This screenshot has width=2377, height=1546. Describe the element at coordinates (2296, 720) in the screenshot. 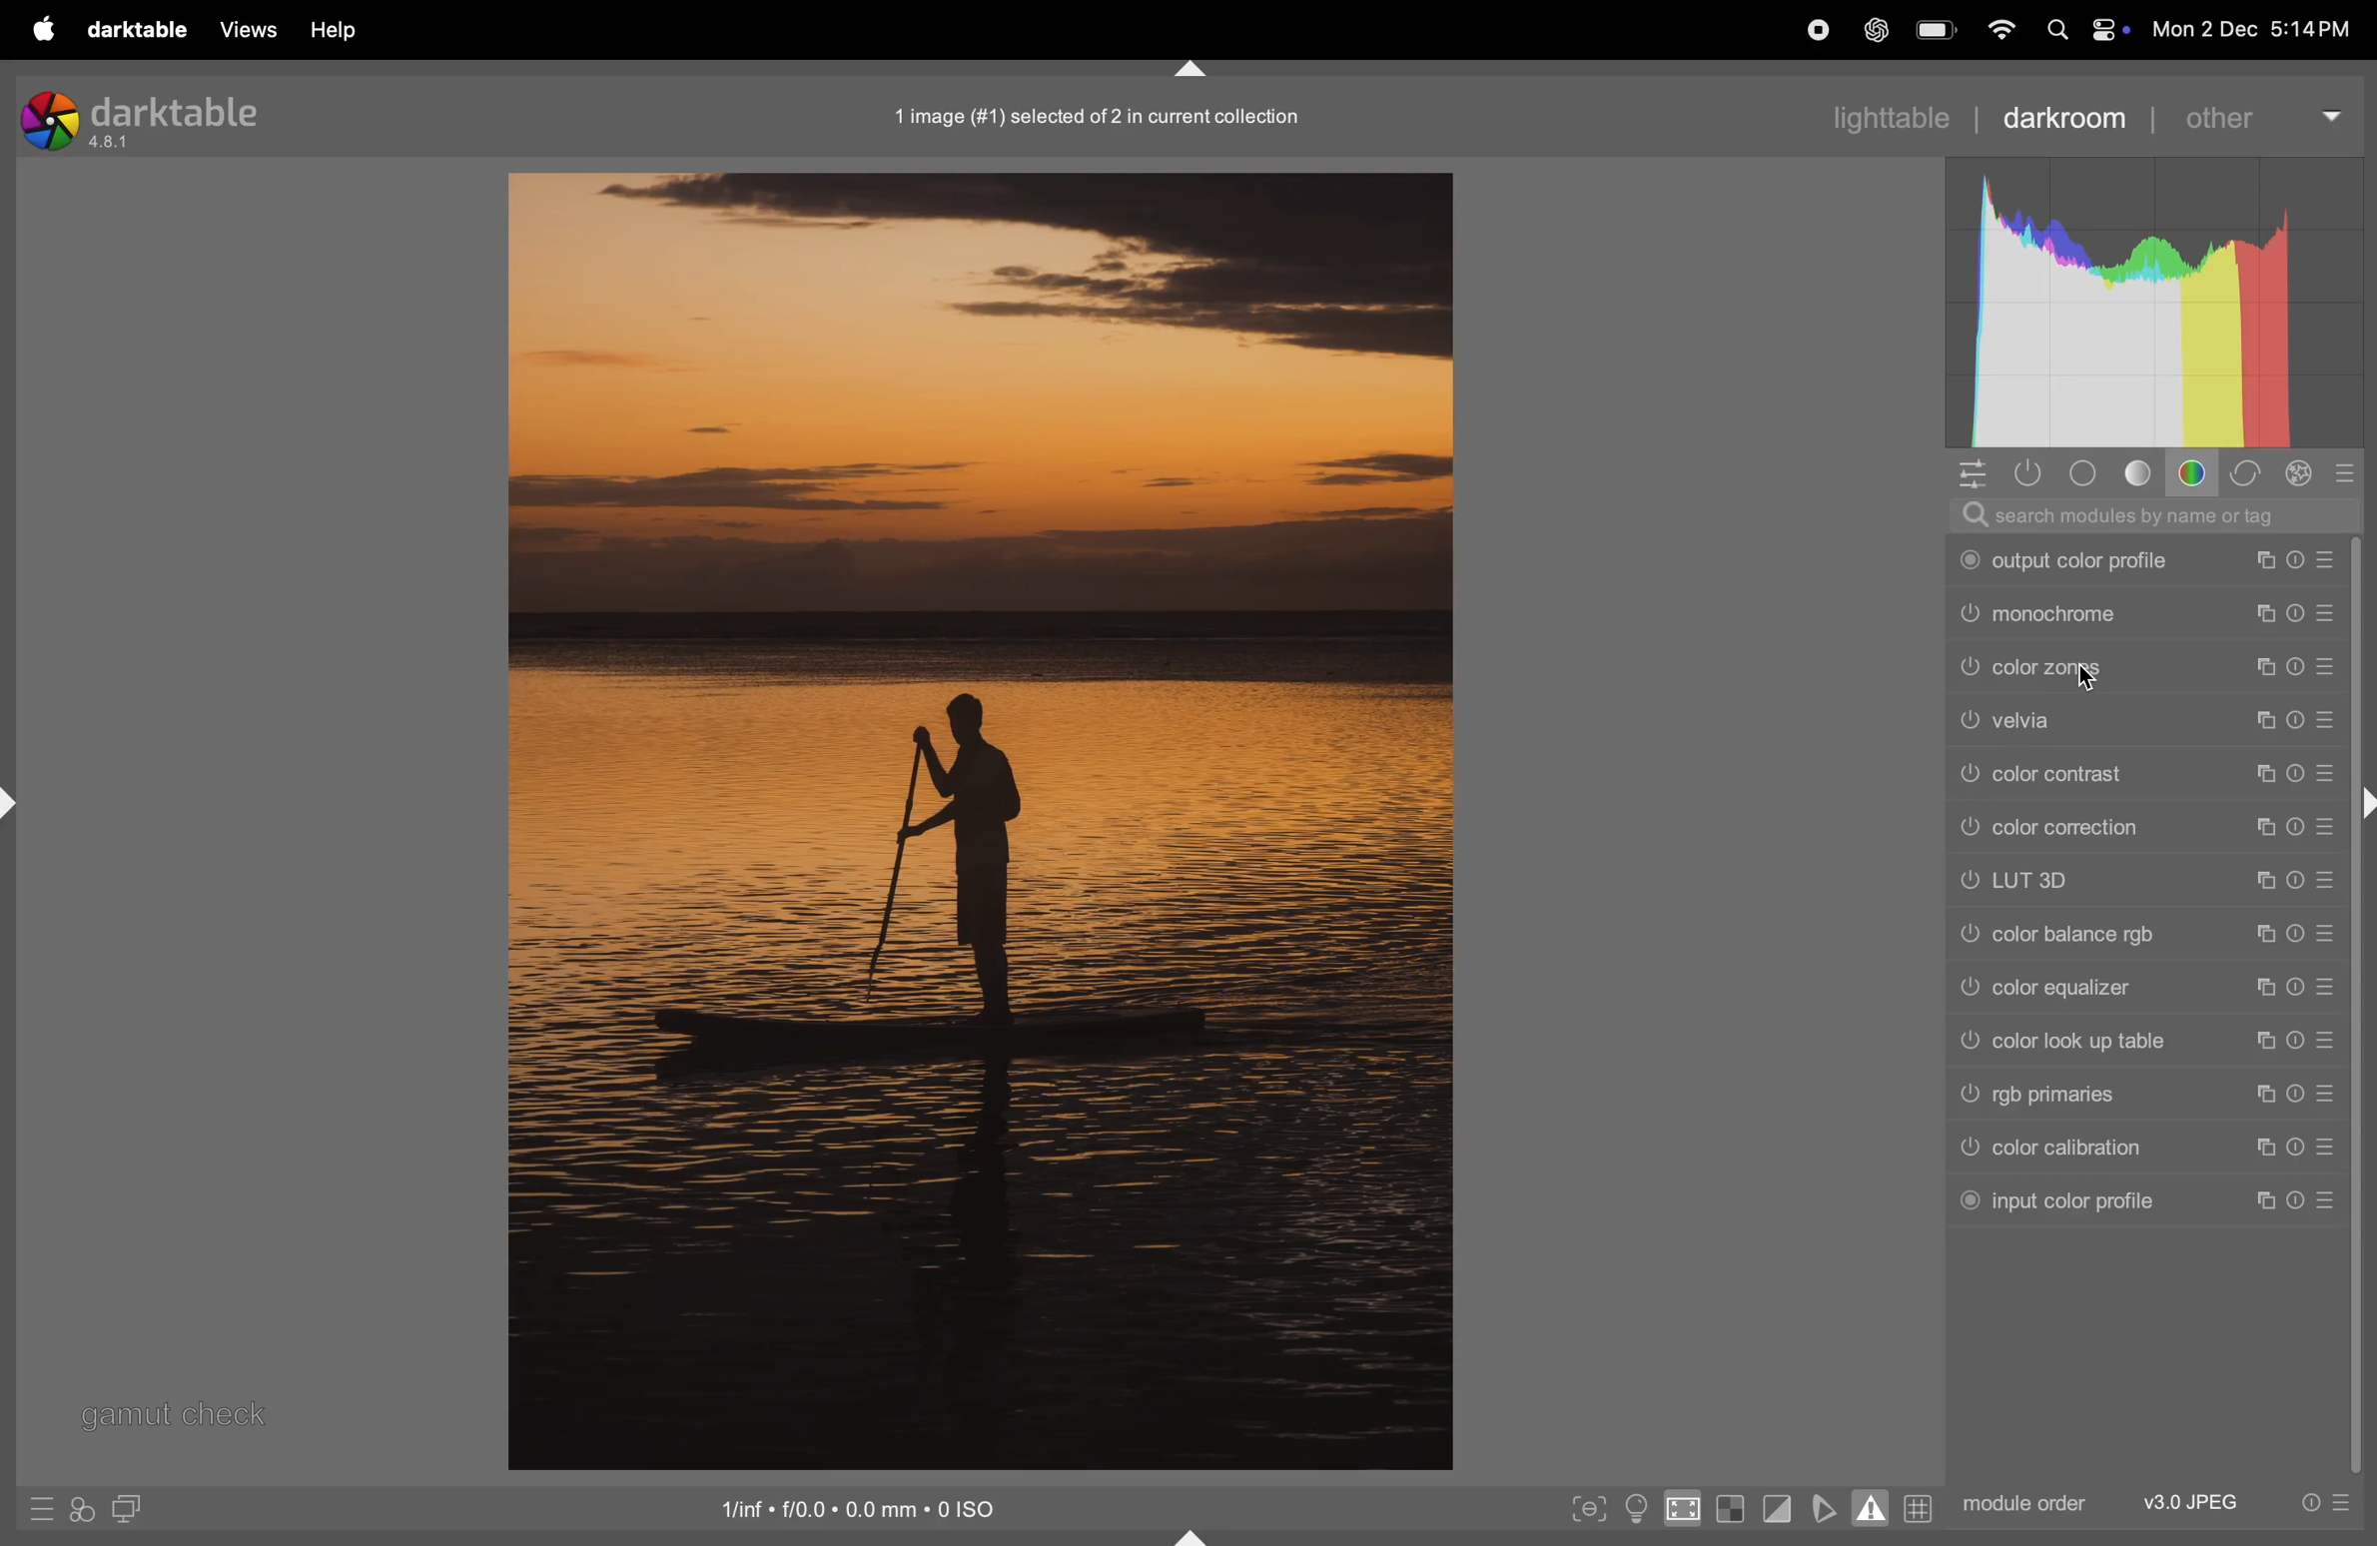

I see `Copy` at that location.